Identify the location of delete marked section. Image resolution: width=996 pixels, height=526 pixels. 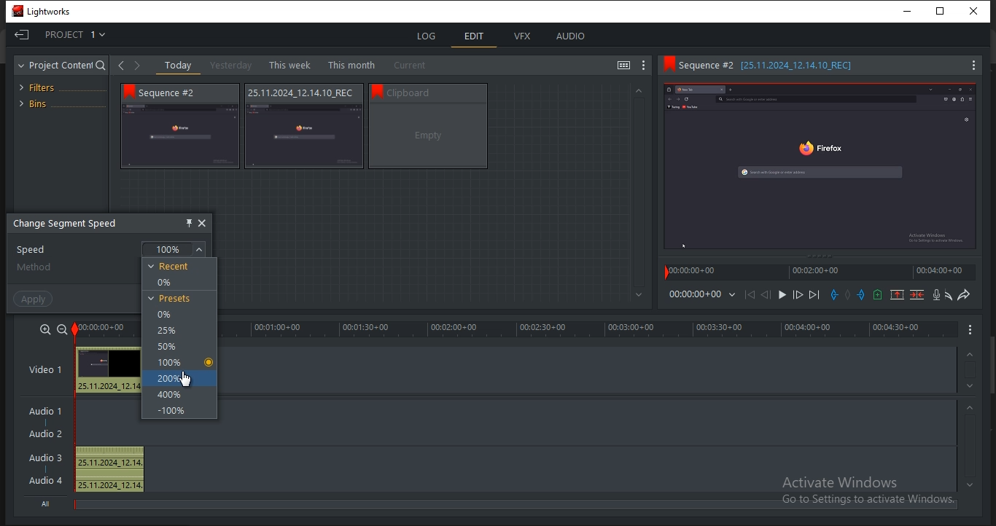
(917, 295).